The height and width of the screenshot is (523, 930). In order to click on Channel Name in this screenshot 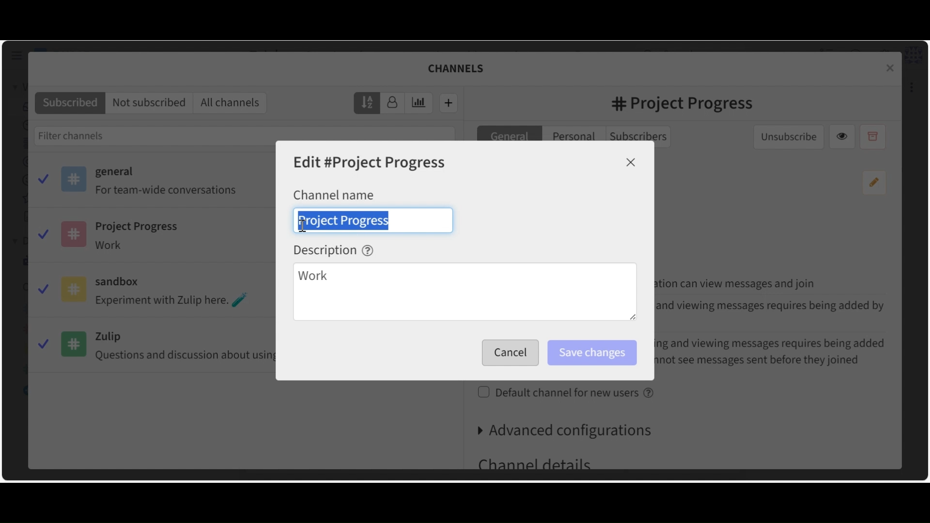, I will do `click(334, 194)`.